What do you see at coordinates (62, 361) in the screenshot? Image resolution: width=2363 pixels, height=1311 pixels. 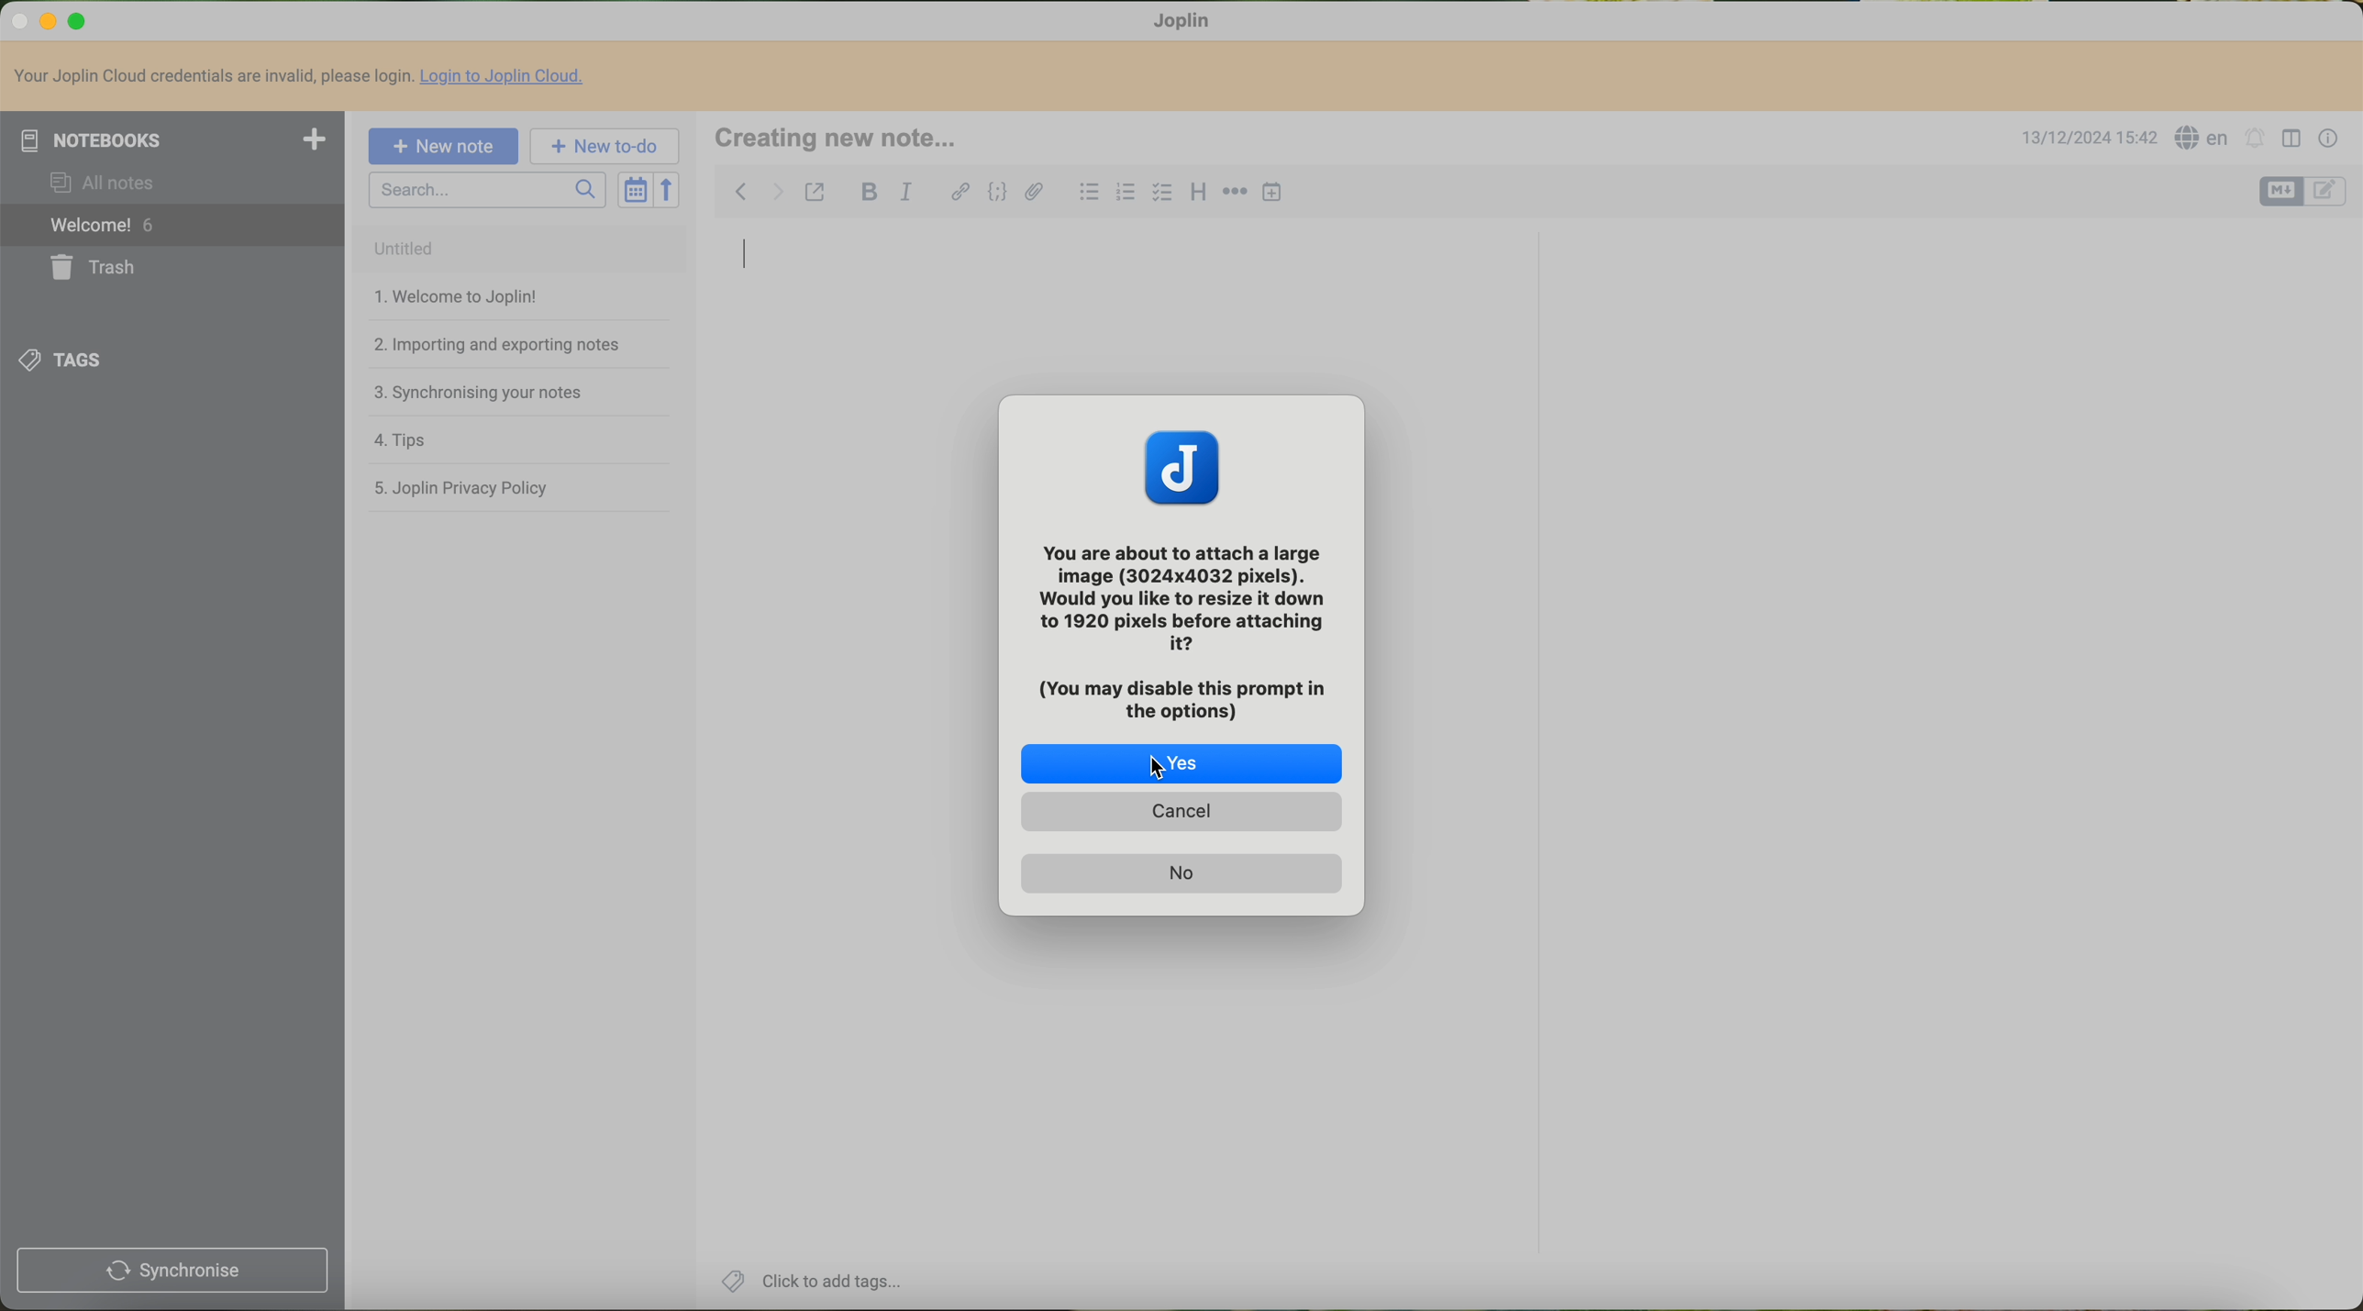 I see `tags` at bounding box center [62, 361].